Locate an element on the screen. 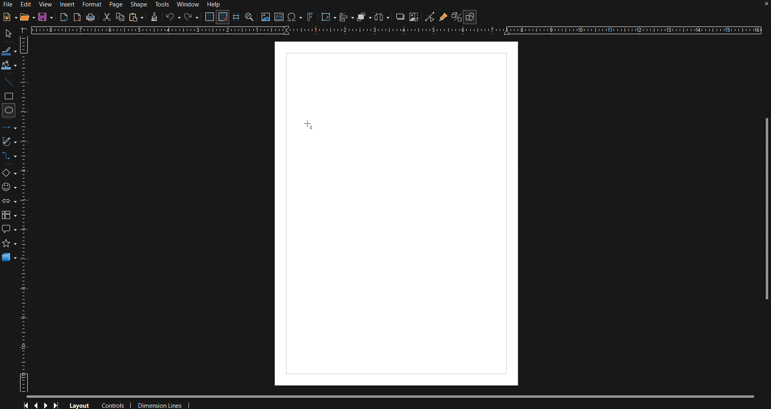 This screenshot has height=409, width=771. Insert is located at coordinates (68, 4).